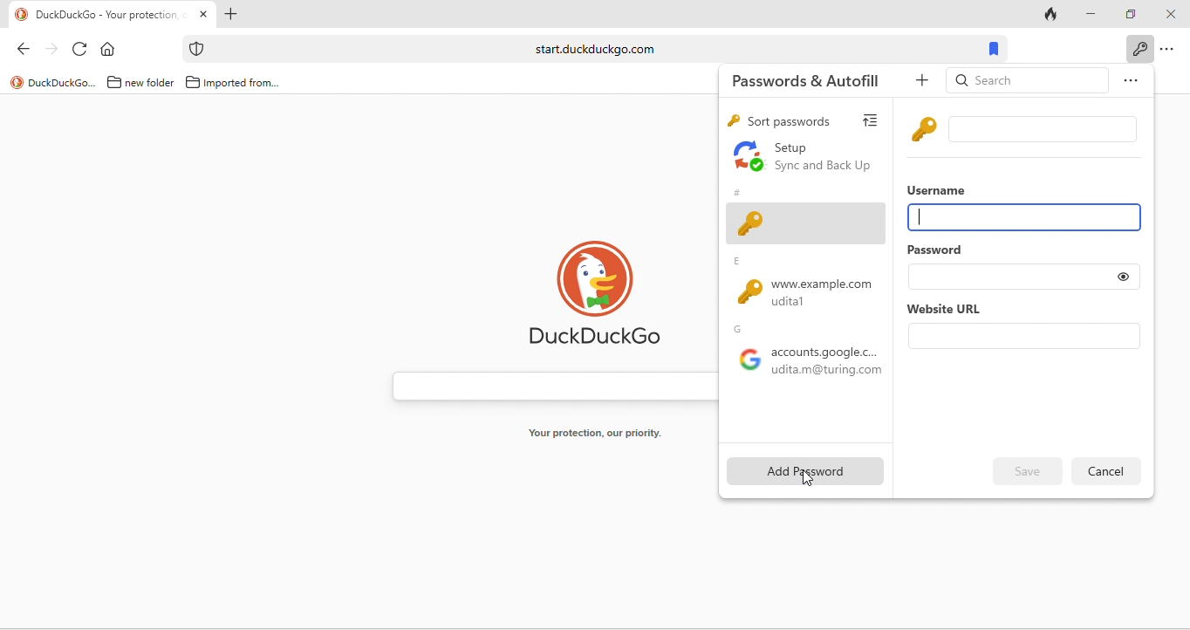 The image size is (1190, 630). What do you see at coordinates (151, 84) in the screenshot?
I see `new folder` at bounding box center [151, 84].